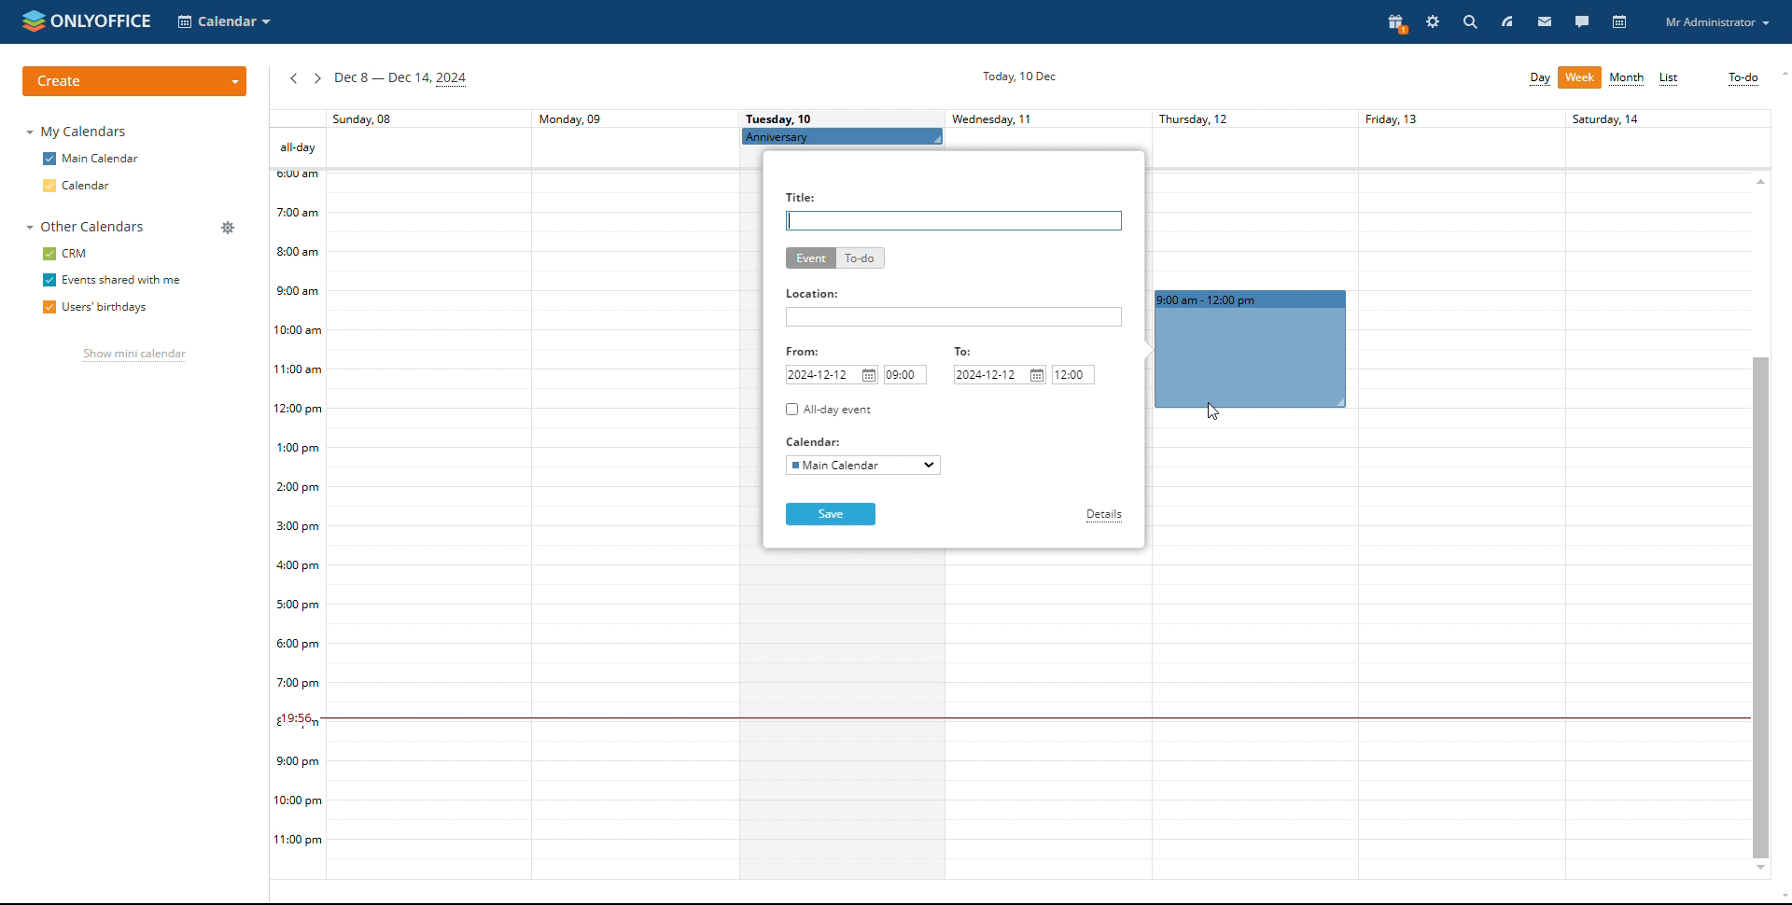 This screenshot has height=905, width=1792. Describe the element at coordinates (906, 375) in the screenshot. I see `start time` at that location.